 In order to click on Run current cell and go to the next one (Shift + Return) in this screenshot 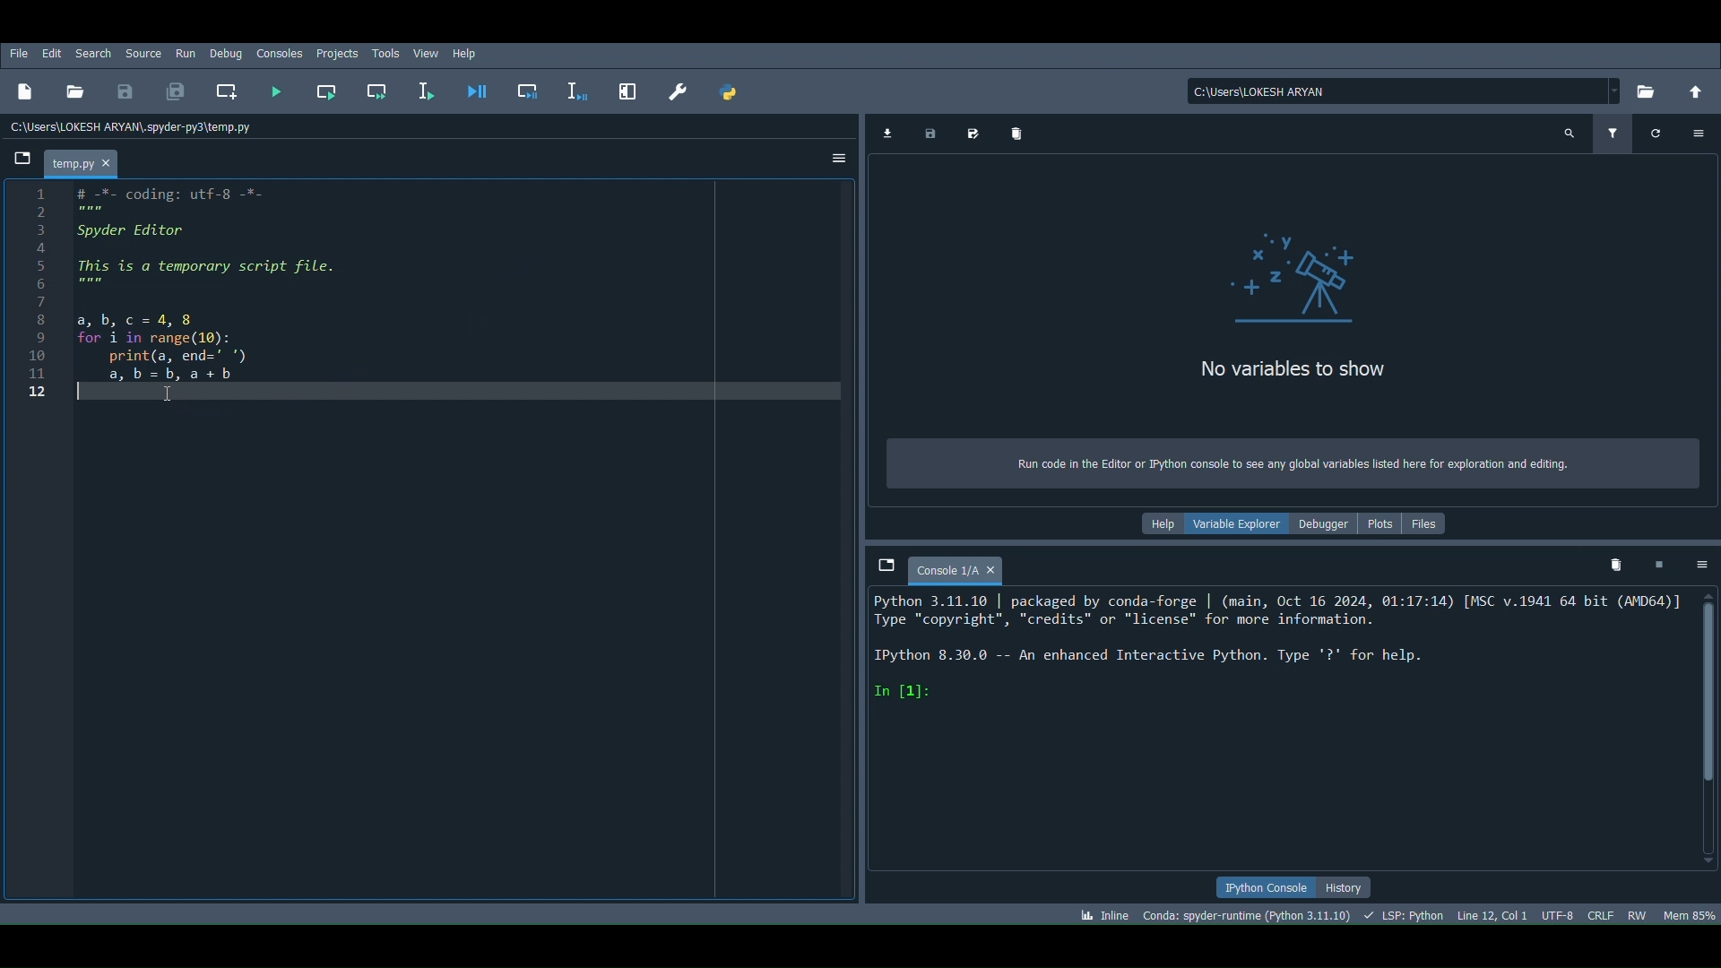, I will do `click(381, 89)`.